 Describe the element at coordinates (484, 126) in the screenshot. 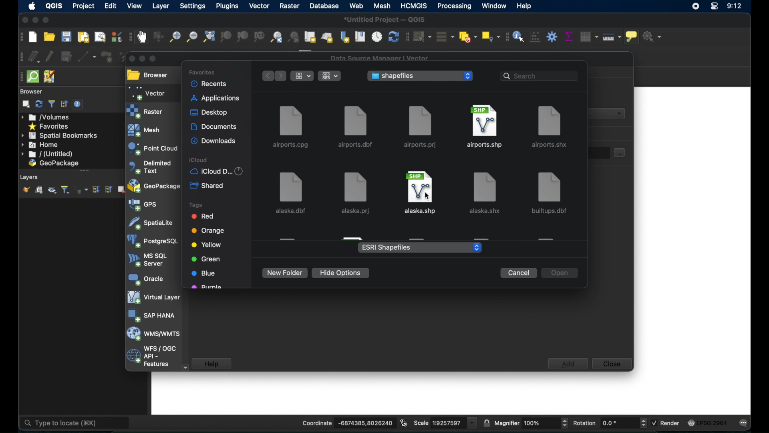

I see `airports.shp` at that location.